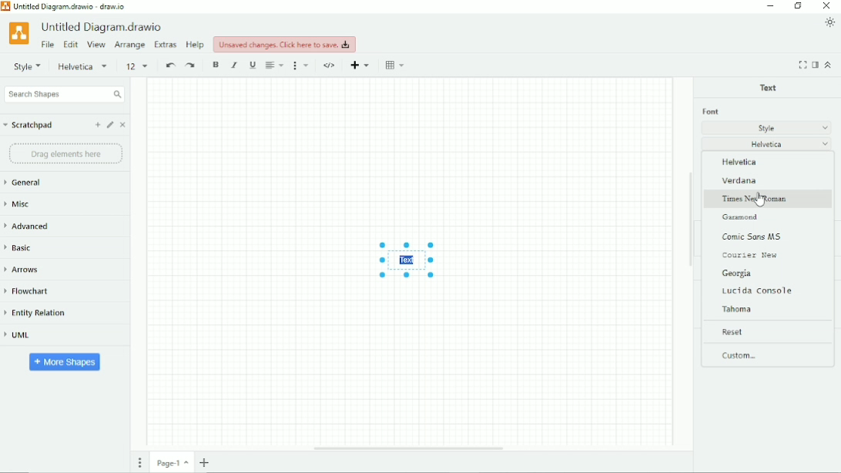 Image resolution: width=841 pixels, height=473 pixels. I want to click on Helvetica, so click(768, 144).